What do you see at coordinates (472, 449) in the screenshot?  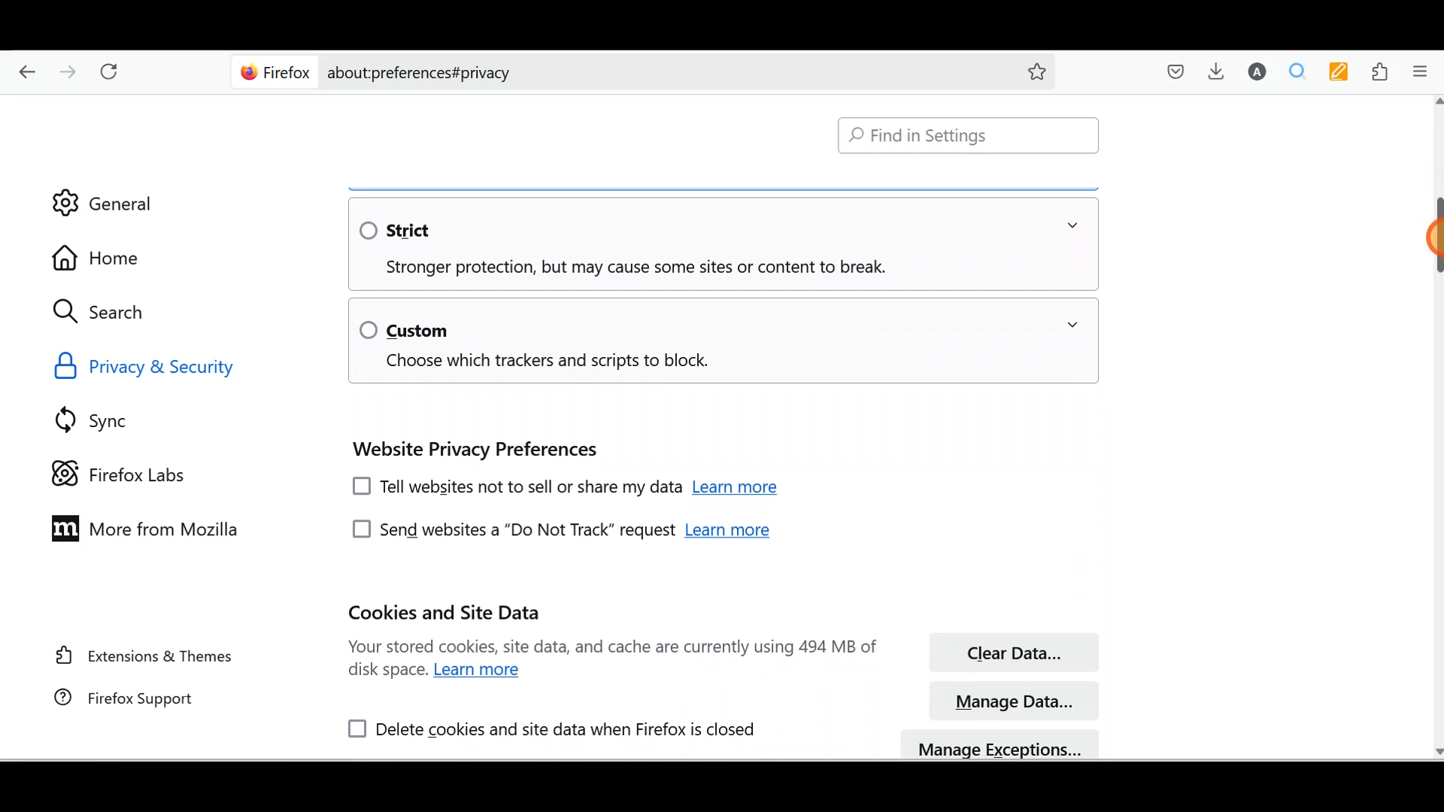 I see `Website privacy preferences` at bounding box center [472, 449].